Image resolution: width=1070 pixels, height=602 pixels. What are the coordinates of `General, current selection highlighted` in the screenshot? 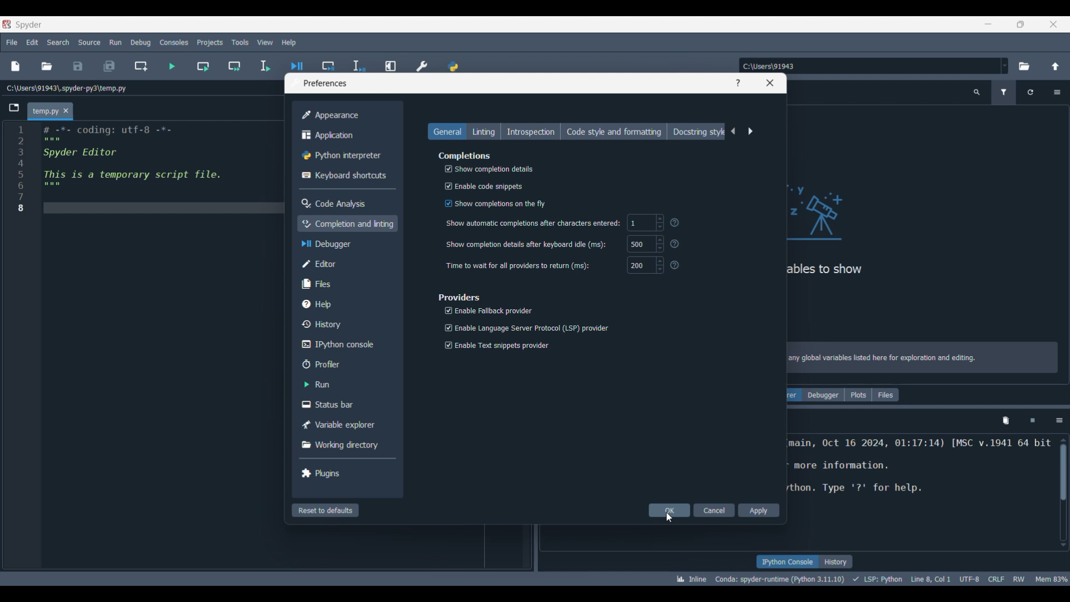 It's located at (447, 131).